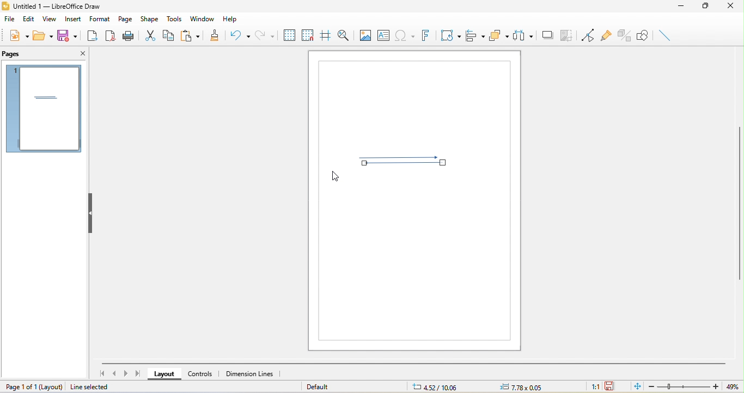  I want to click on export, so click(94, 37).